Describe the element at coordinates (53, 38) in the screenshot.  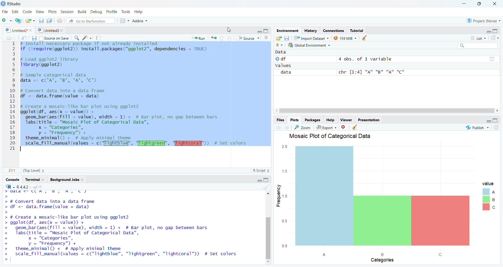
I see `Source on save` at that location.